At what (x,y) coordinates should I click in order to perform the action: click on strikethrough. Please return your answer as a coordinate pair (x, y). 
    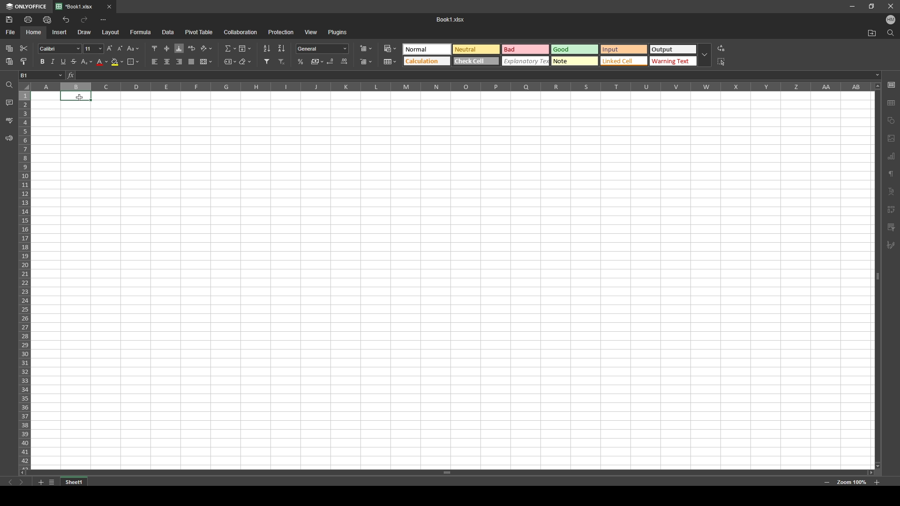
    Looking at the image, I should click on (74, 61).